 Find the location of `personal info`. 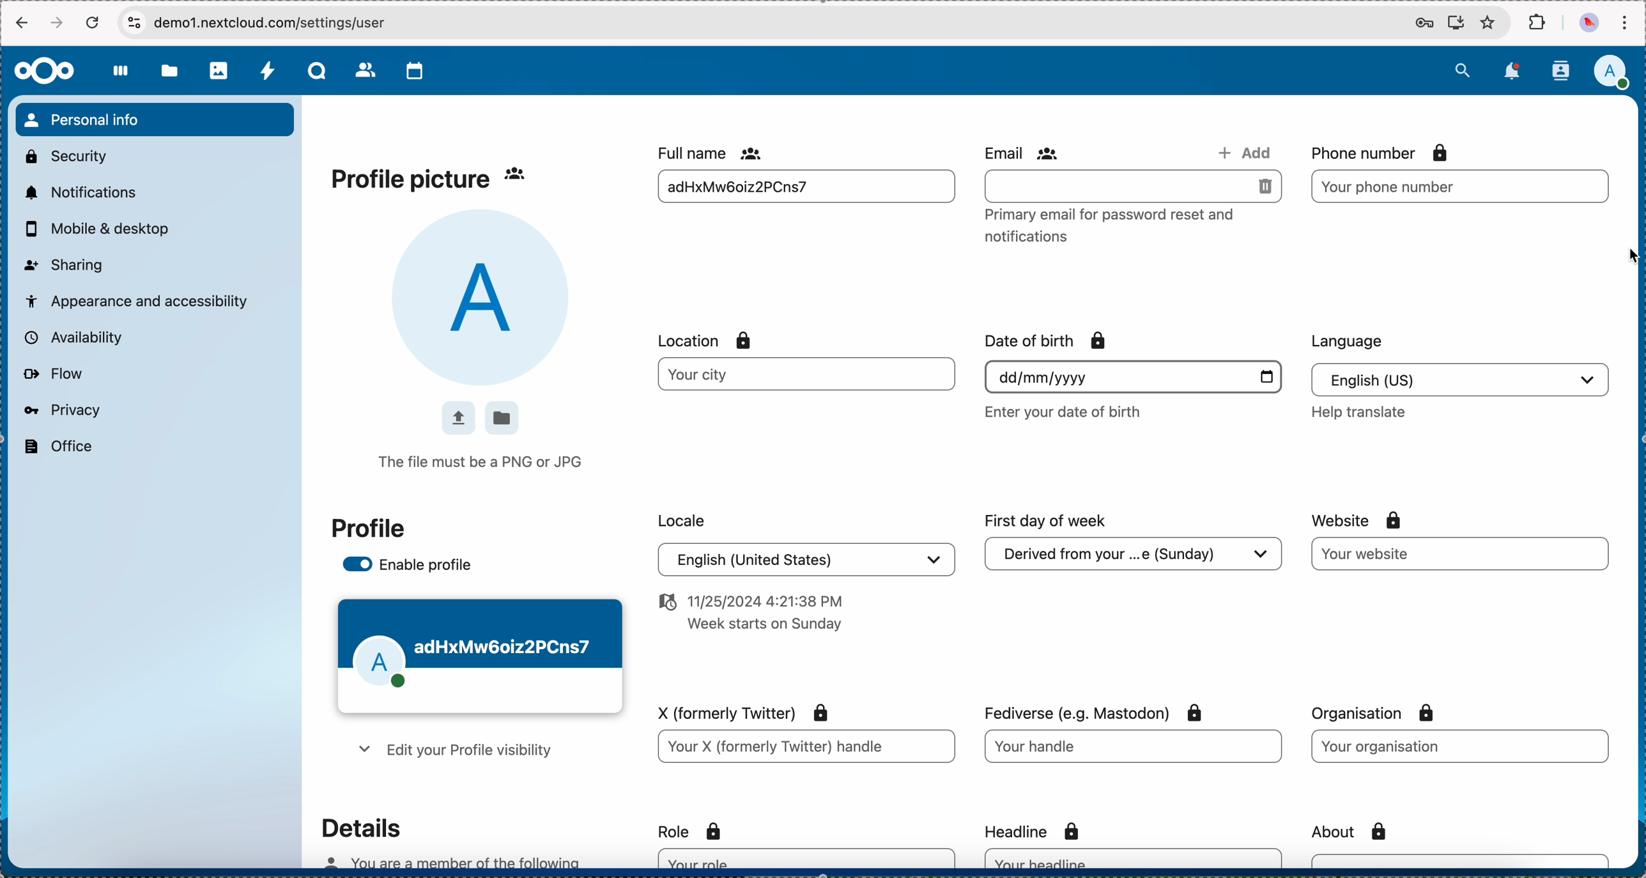

personal info is located at coordinates (154, 119).